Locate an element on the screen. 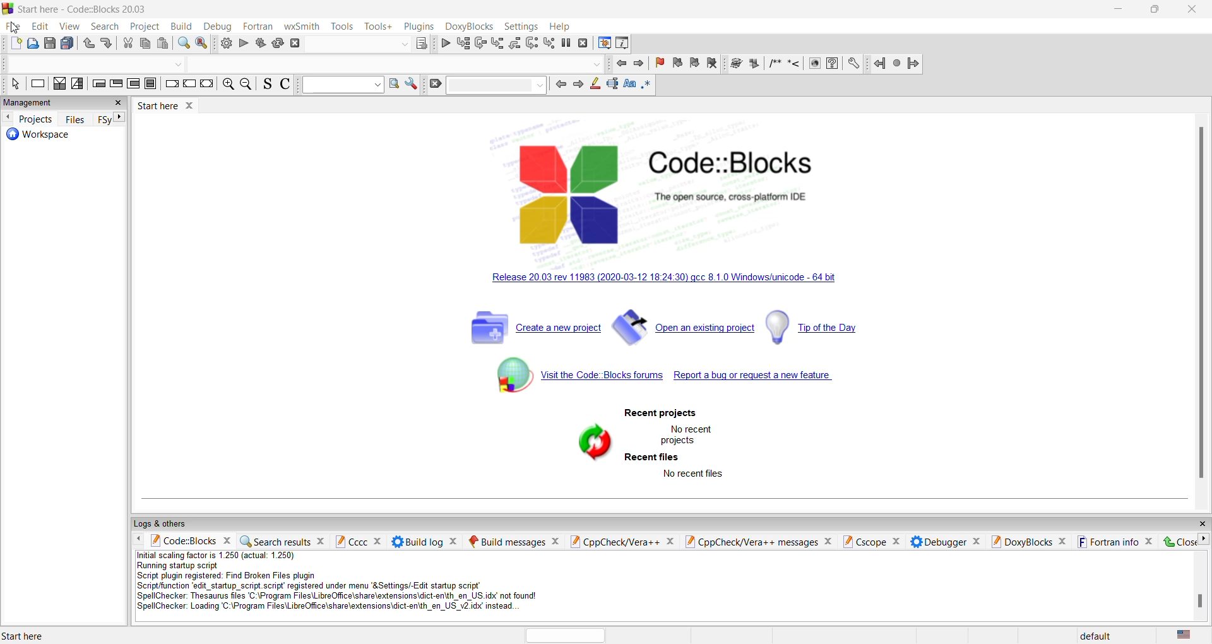 The image size is (1212, 644). fortran is located at coordinates (256, 25).